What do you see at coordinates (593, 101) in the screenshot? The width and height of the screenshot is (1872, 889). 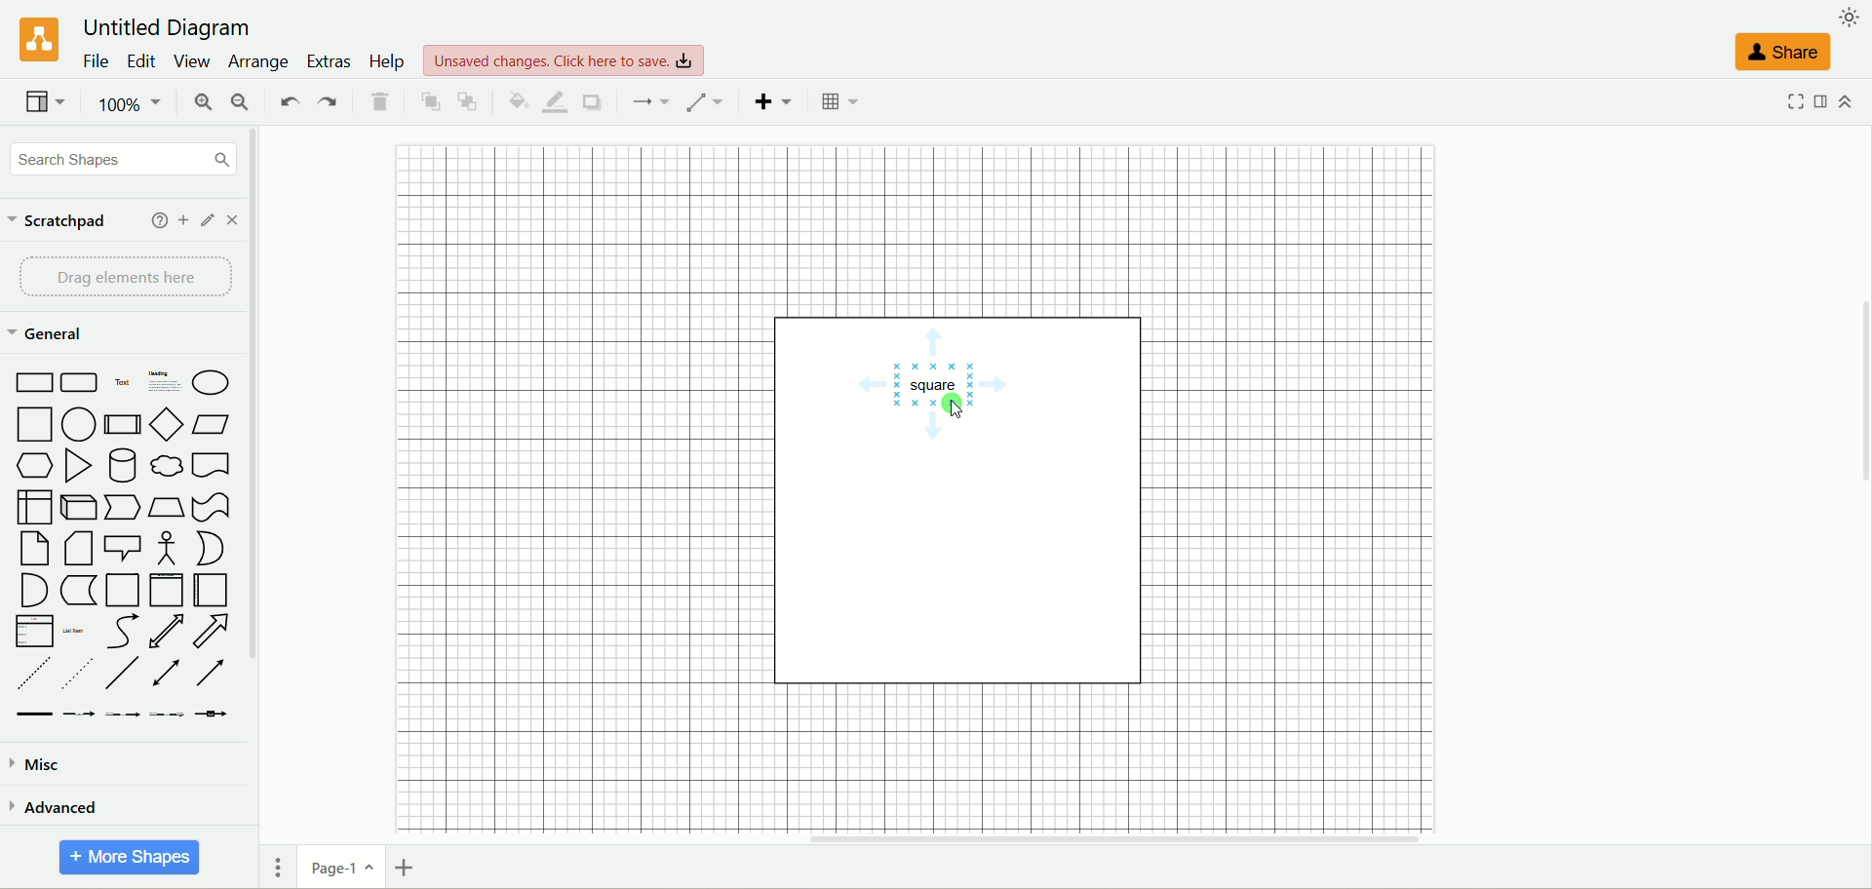 I see `shadow` at bounding box center [593, 101].